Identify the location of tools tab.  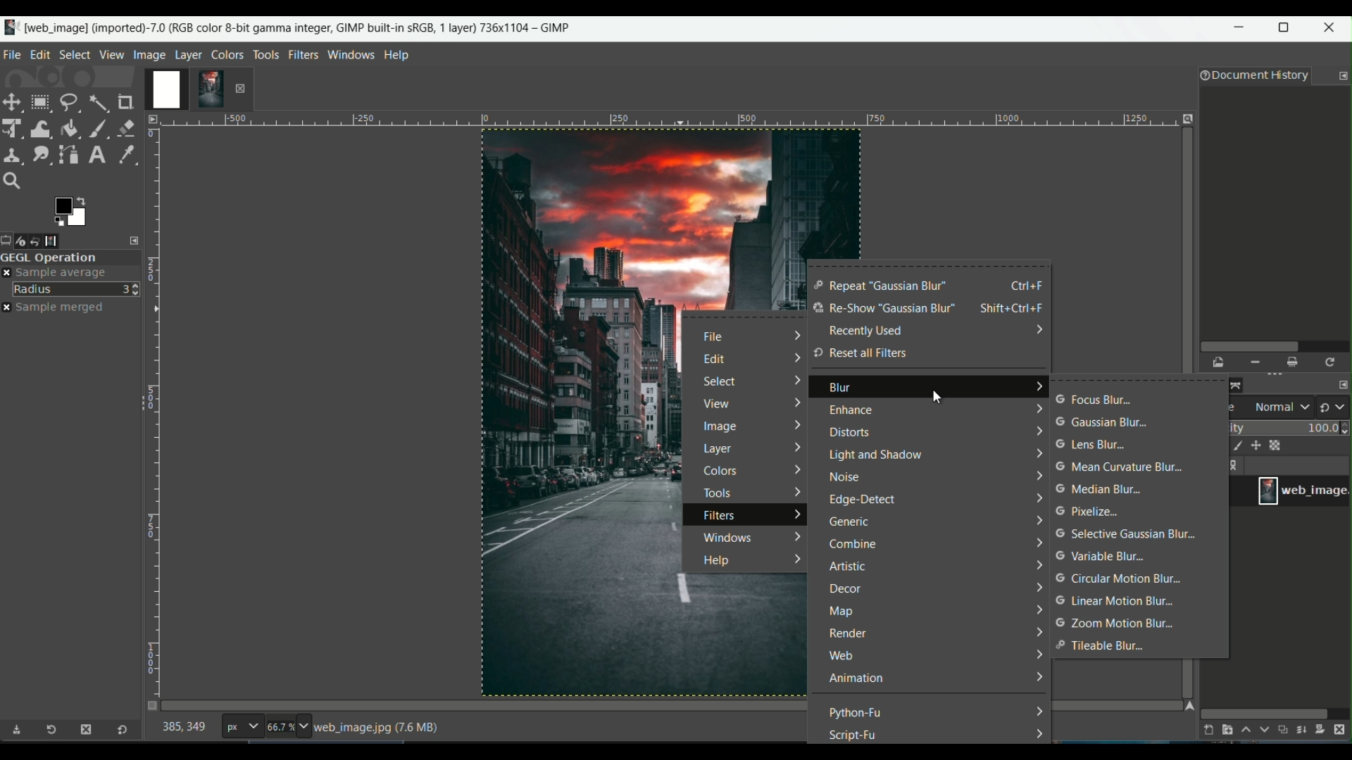
(265, 54).